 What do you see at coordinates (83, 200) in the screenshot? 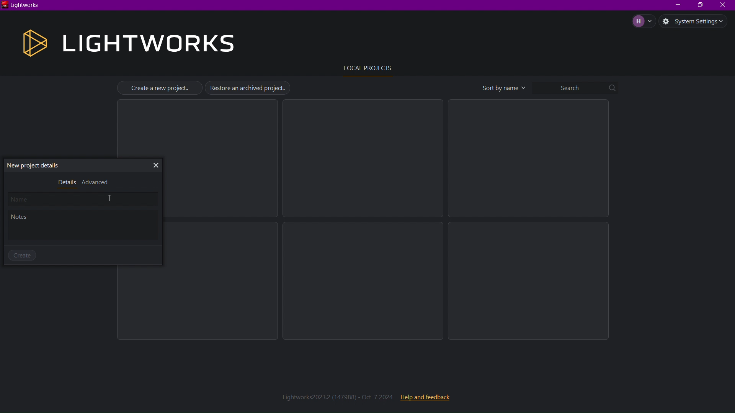
I see `Nmae` at bounding box center [83, 200].